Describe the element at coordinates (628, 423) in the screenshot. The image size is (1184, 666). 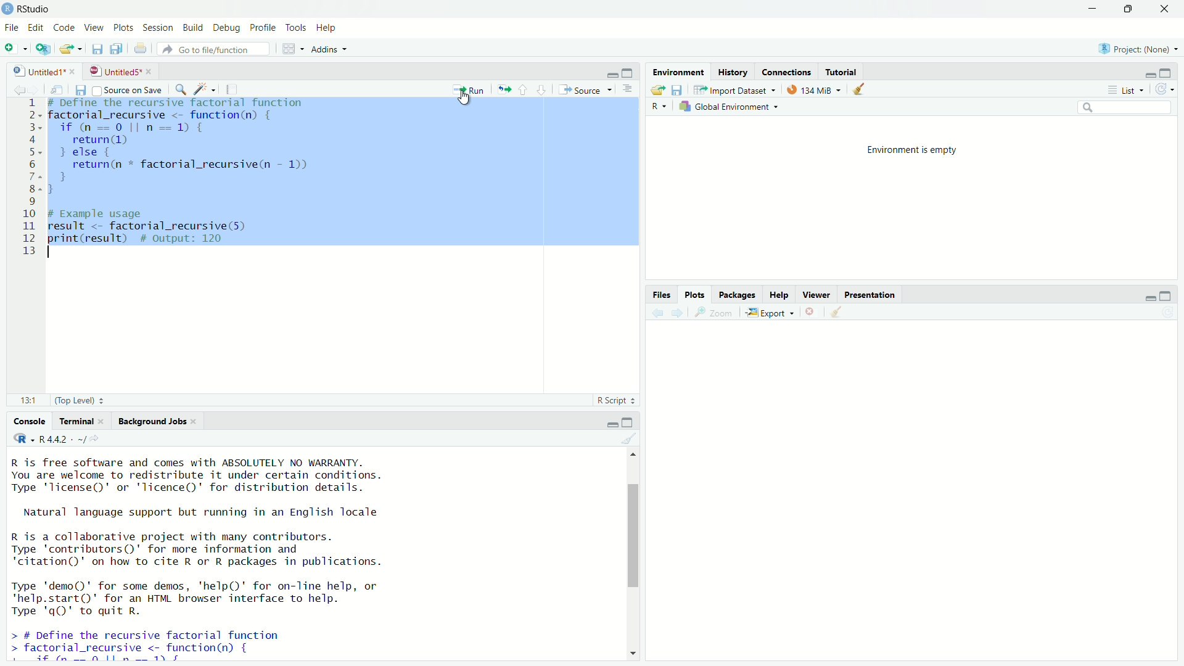
I see `Maximize` at that location.